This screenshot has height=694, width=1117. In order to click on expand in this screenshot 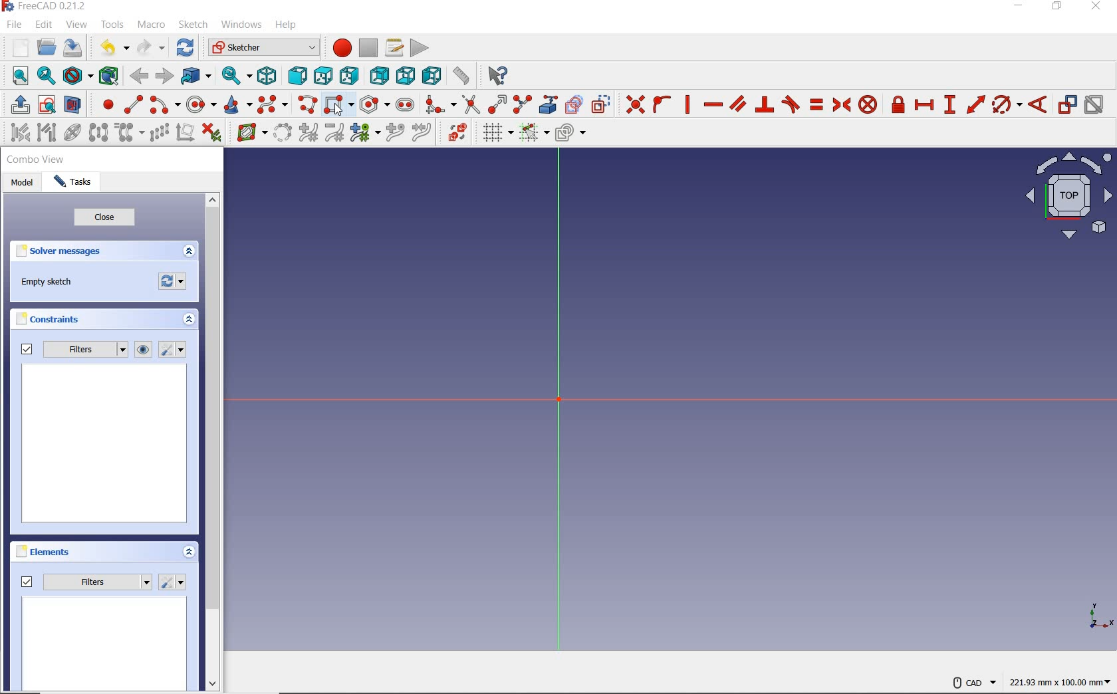, I will do `click(188, 551)`.